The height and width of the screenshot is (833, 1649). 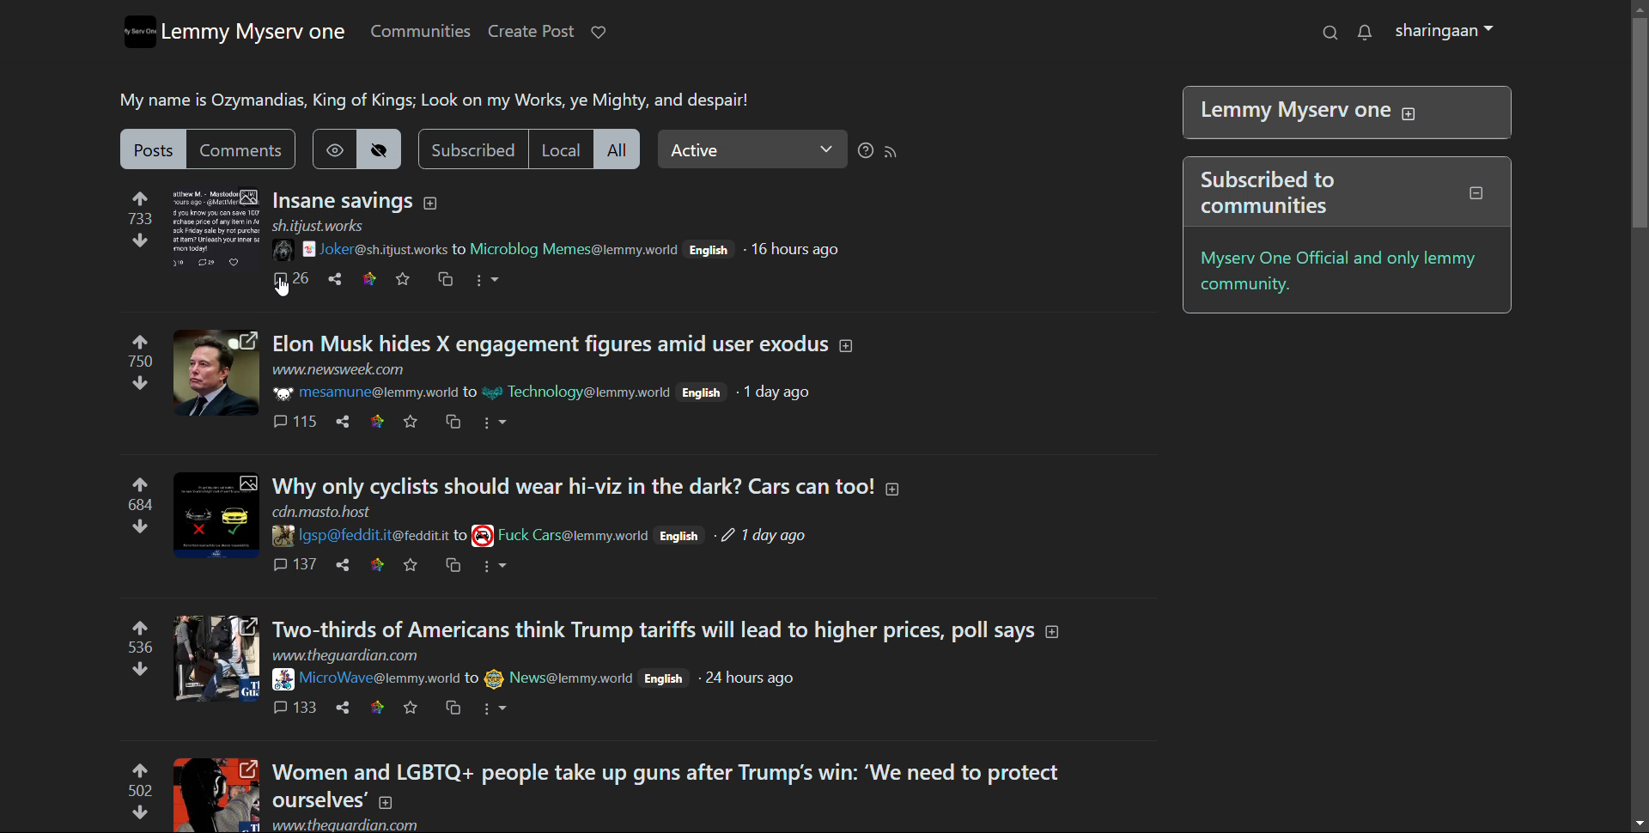 What do you see at coordinates (139, 240) in the screenshot?
I see ` downvotes` at bounding box center [139, 240].